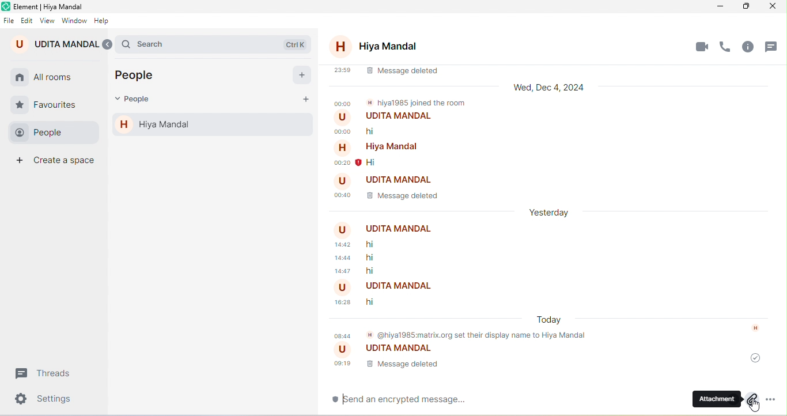  Describe the element at coordinates (749, 6) in the screenshot. I see `maximize` at that location.